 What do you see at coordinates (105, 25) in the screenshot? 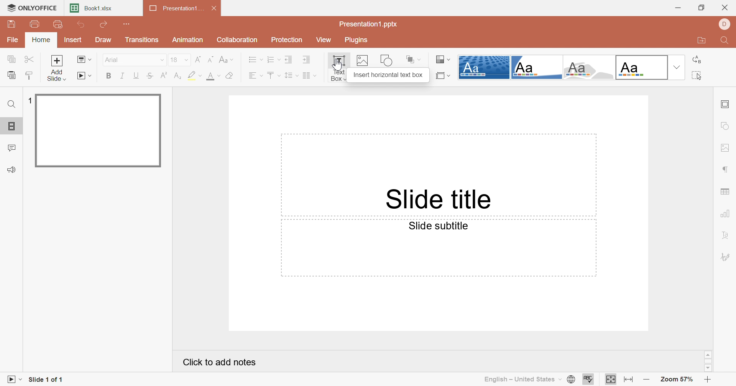
I see `Redo` at bounding box center [105, 25].